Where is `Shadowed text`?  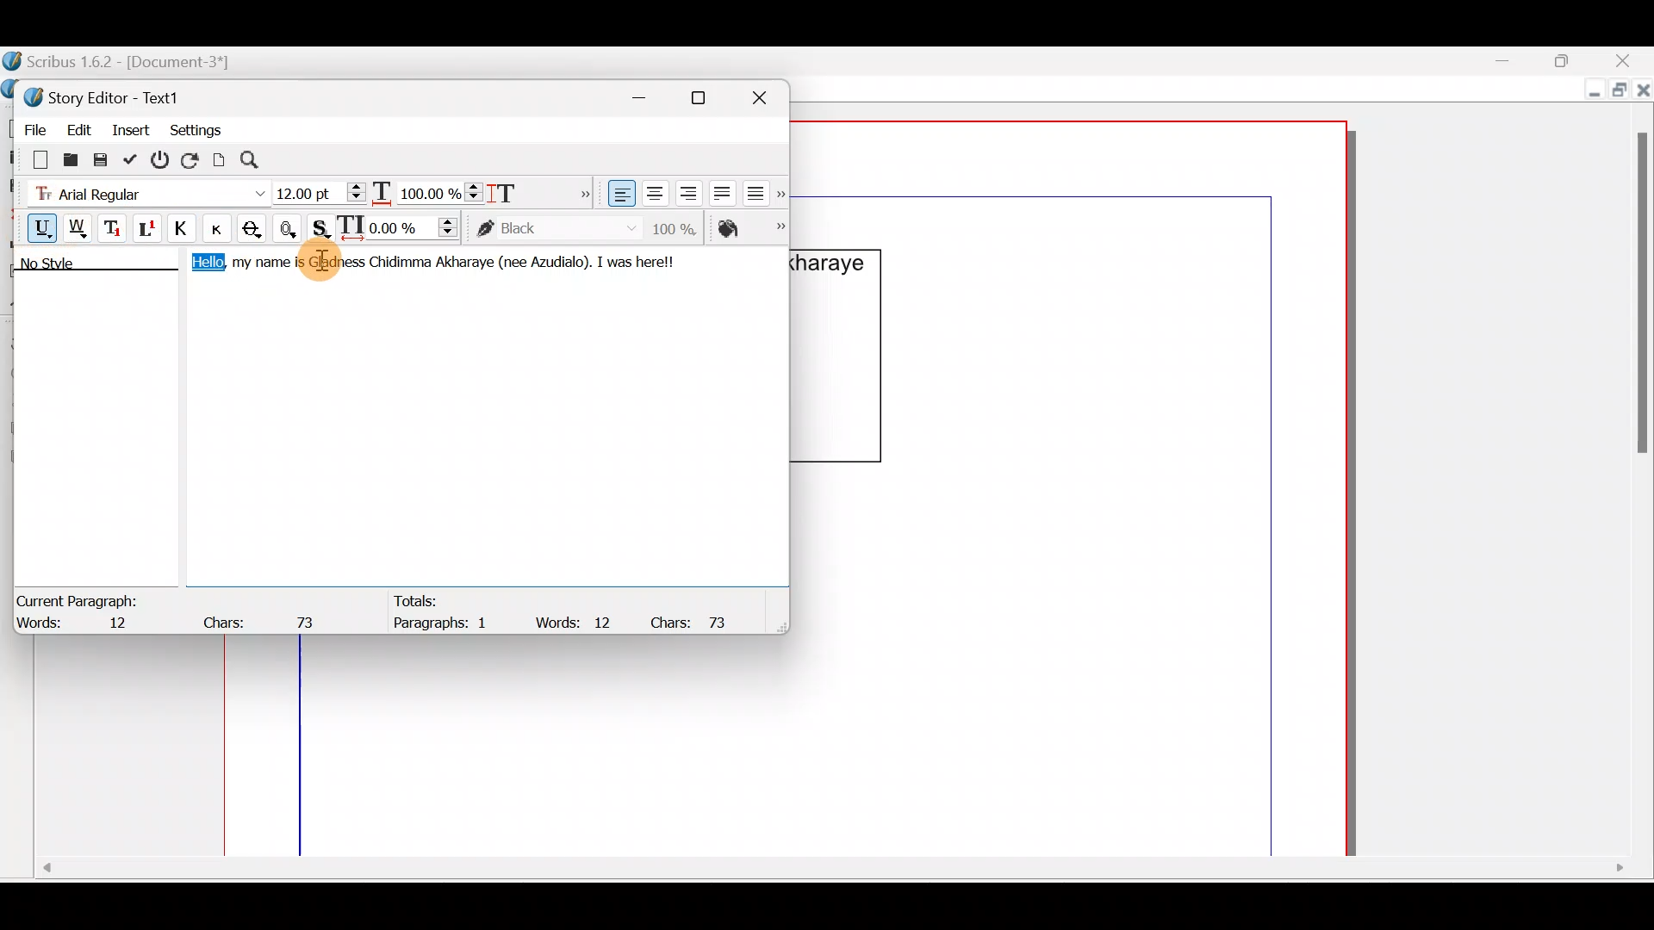
Shadowed text is located at coordinates (323, 226).